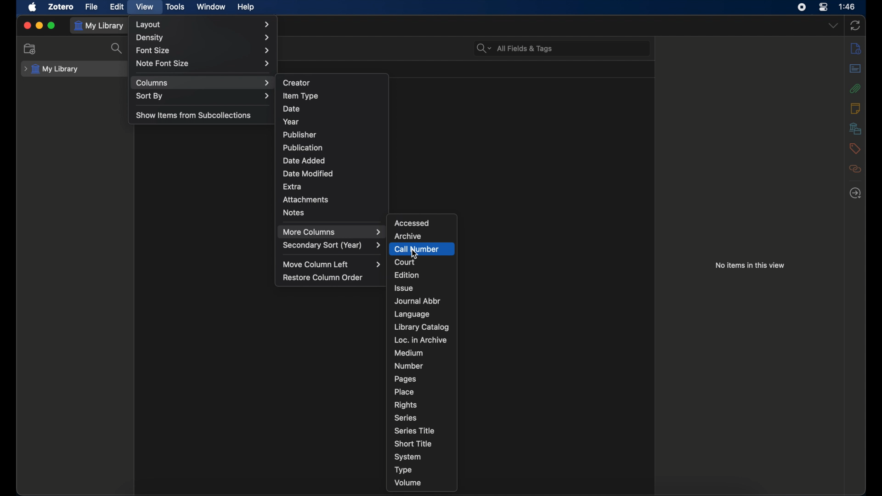  I want to click on attachments, so click(854, 88).